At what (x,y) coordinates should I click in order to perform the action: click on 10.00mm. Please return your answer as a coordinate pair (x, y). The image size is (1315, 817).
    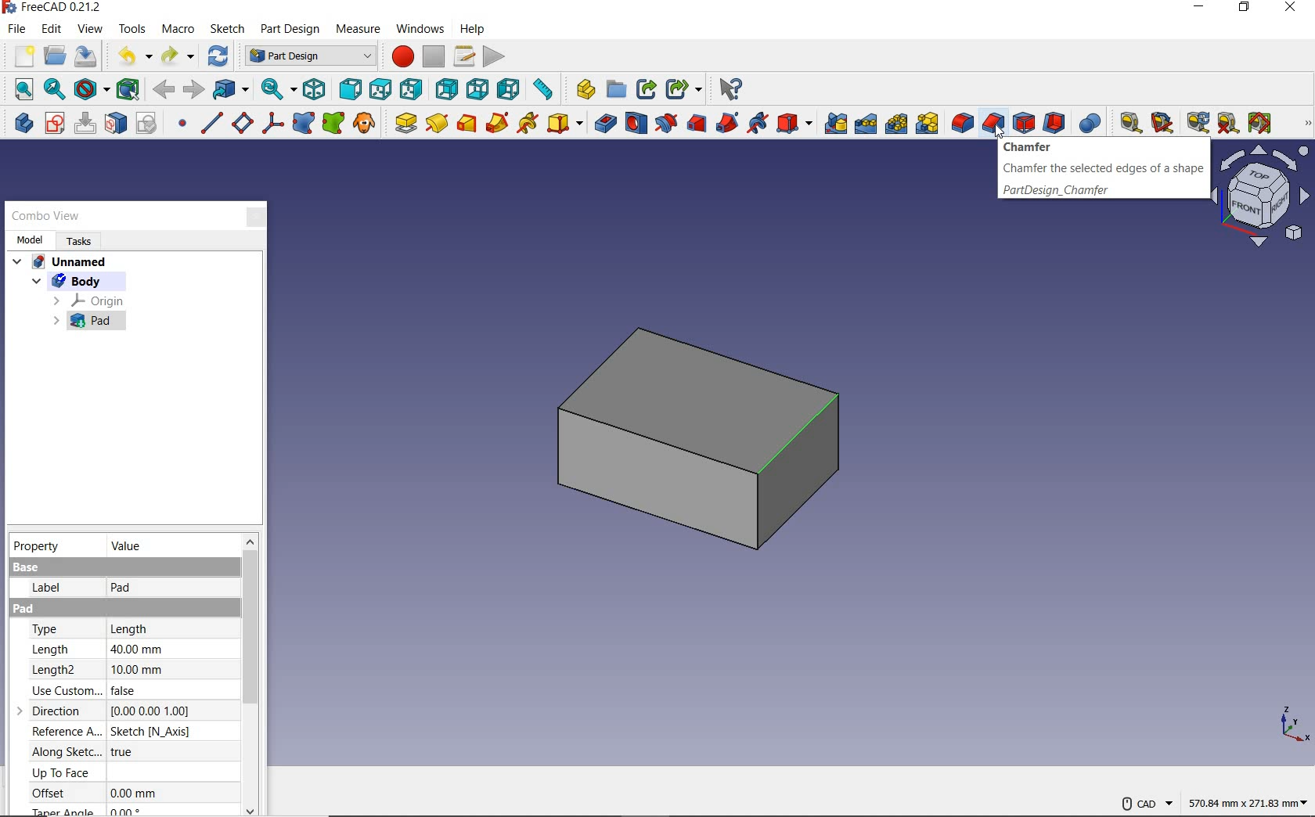
    Looking at the image, I should click on (137, 669).